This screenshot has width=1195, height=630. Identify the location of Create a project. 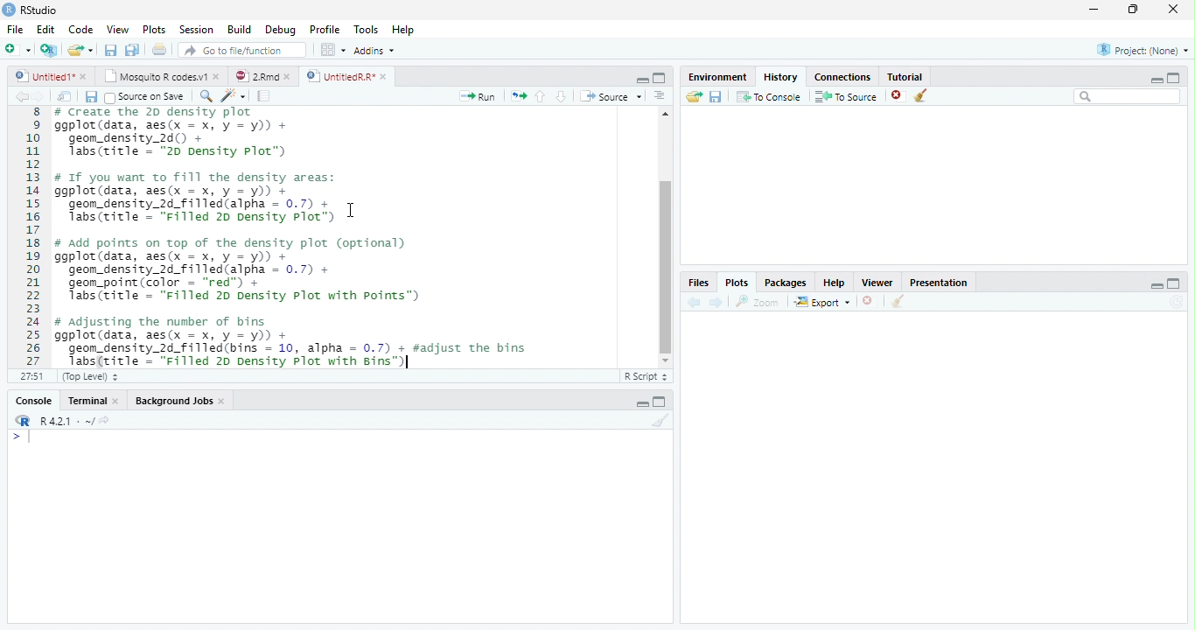
(48, 50).